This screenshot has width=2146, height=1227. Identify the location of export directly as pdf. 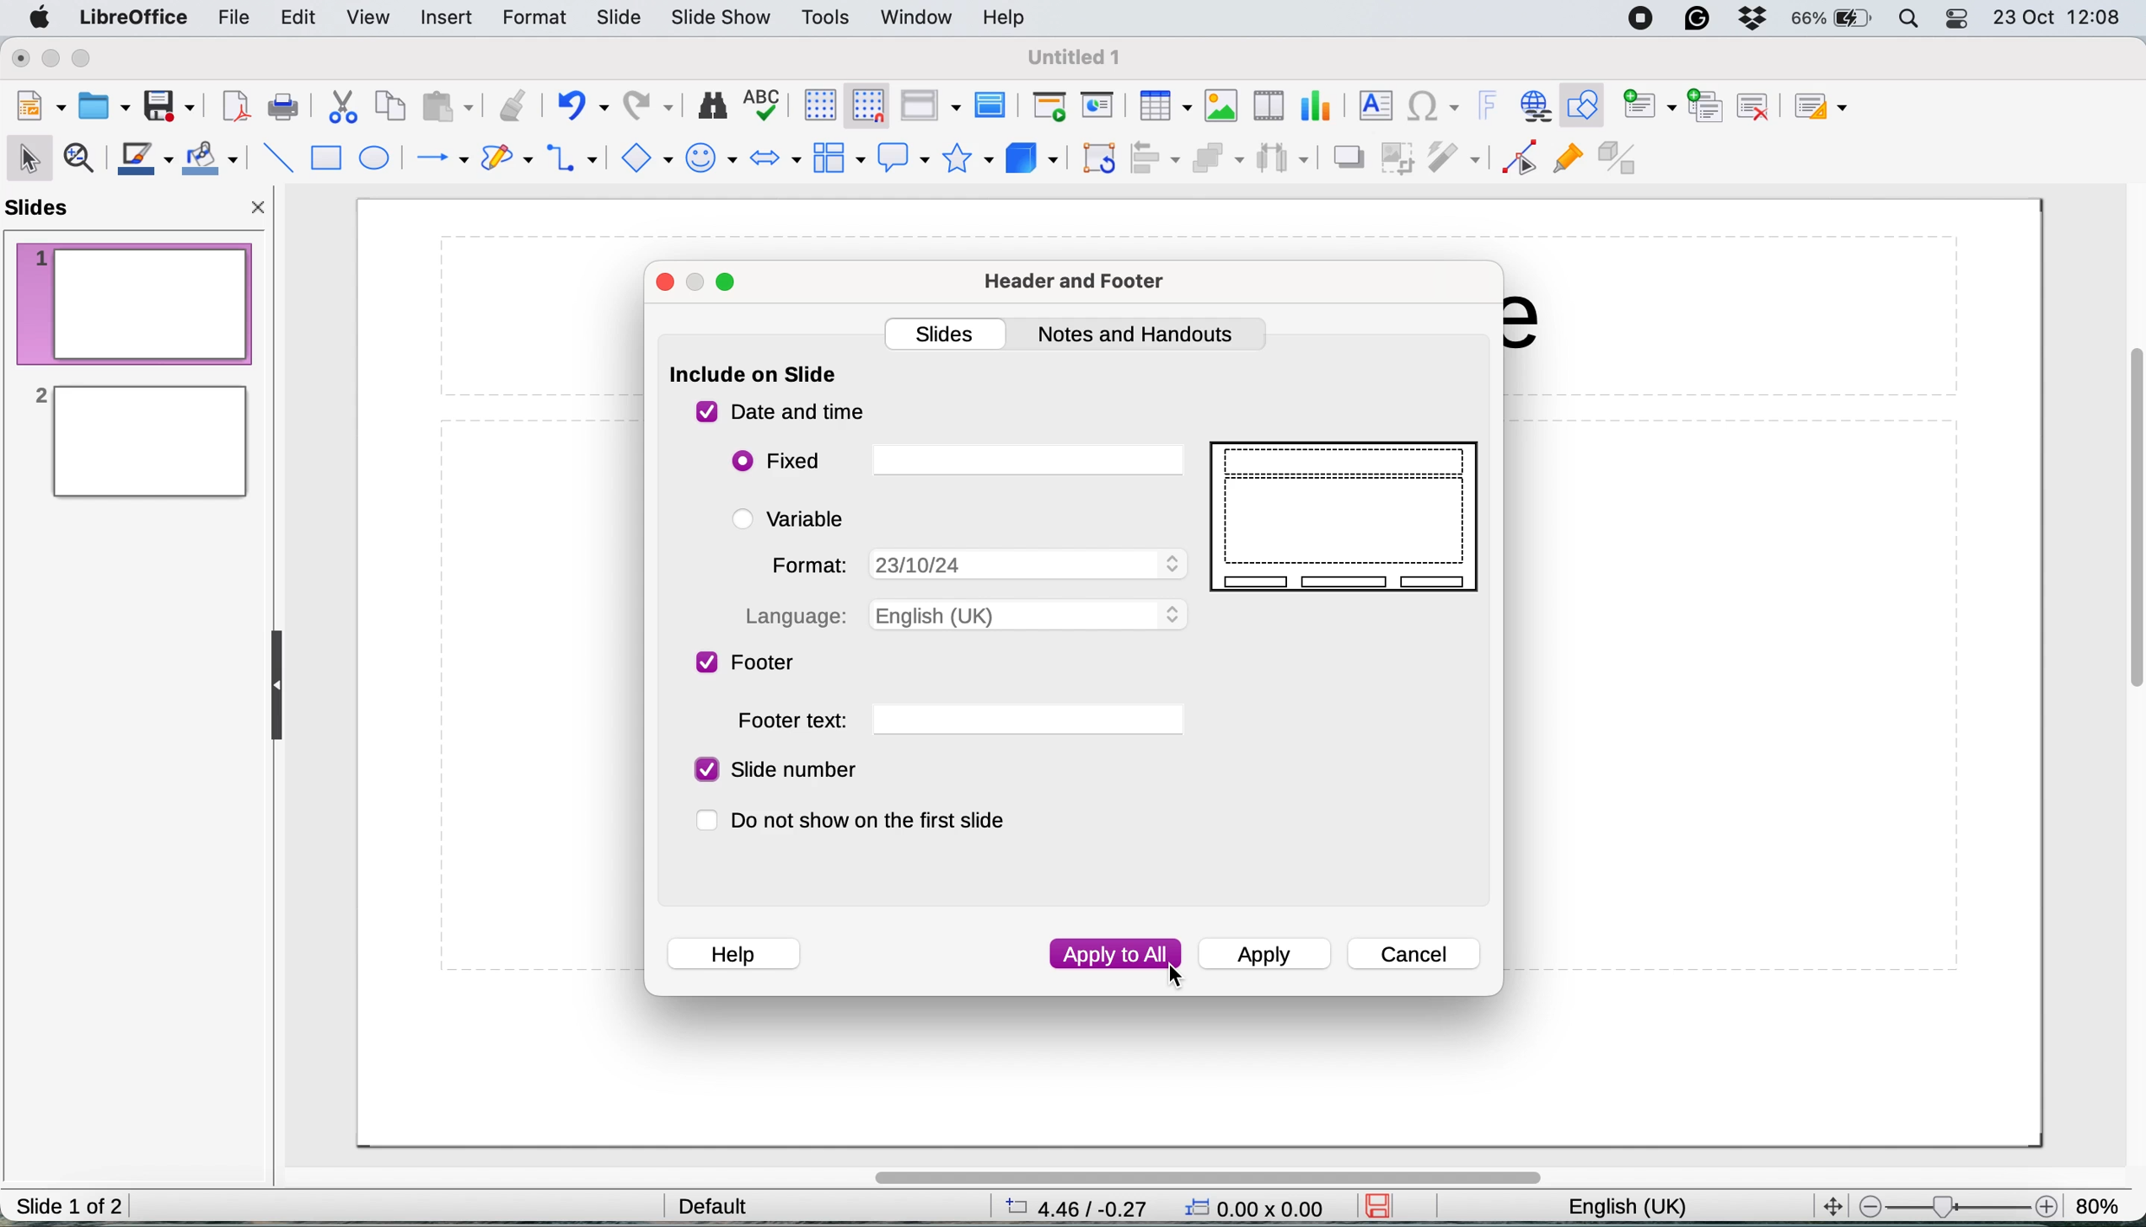
(235, 109).